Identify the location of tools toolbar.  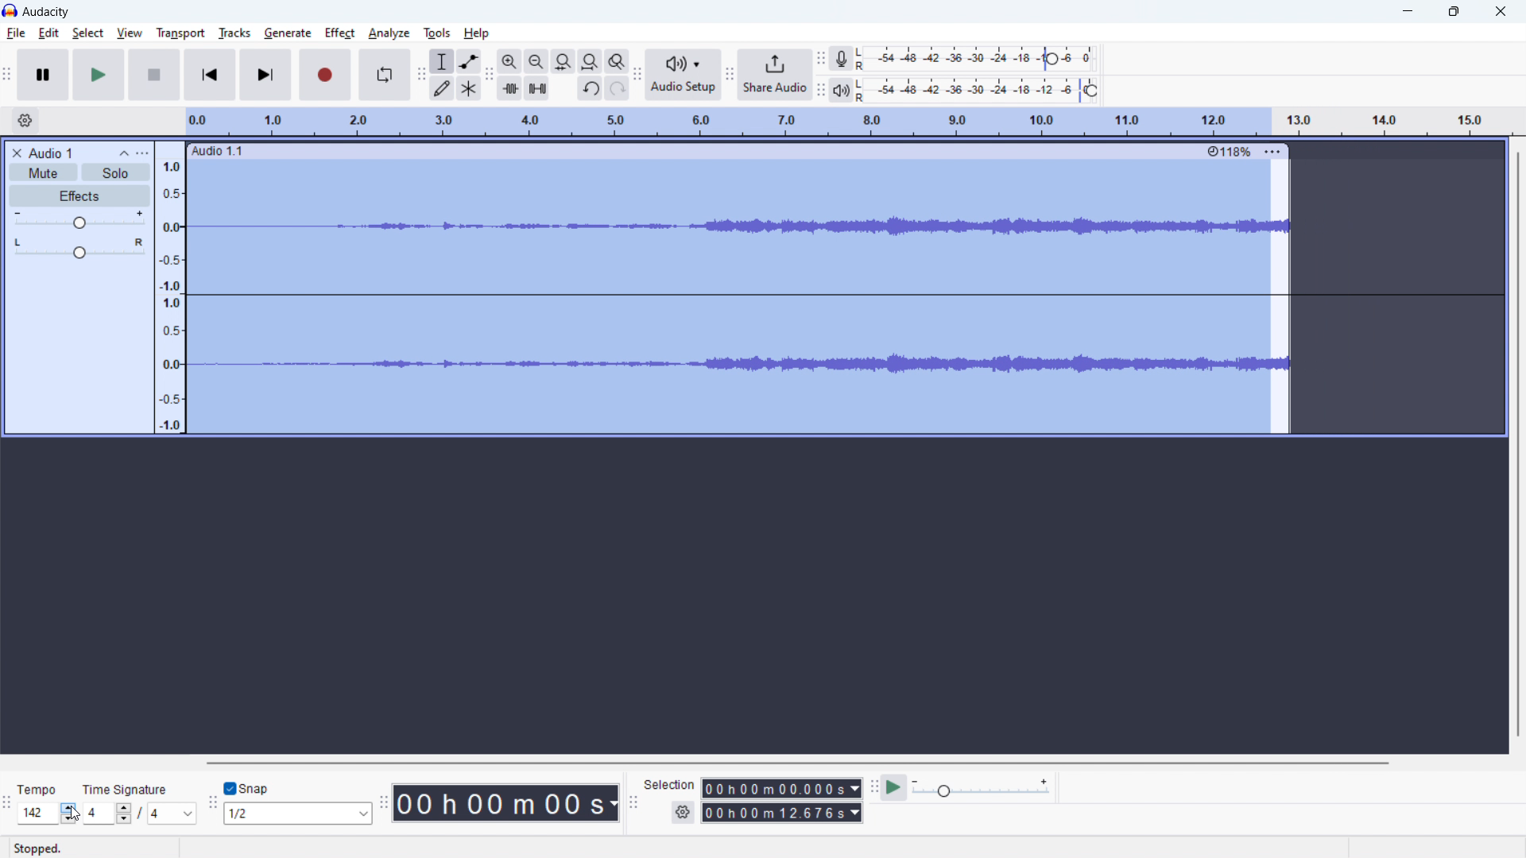
(421, 75).